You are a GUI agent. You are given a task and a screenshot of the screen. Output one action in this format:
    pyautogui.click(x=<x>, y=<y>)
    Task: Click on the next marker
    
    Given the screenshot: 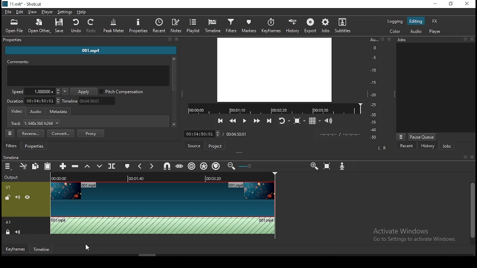 What is the action you would take?
    pyautogui.click(x=152, y=166)
    